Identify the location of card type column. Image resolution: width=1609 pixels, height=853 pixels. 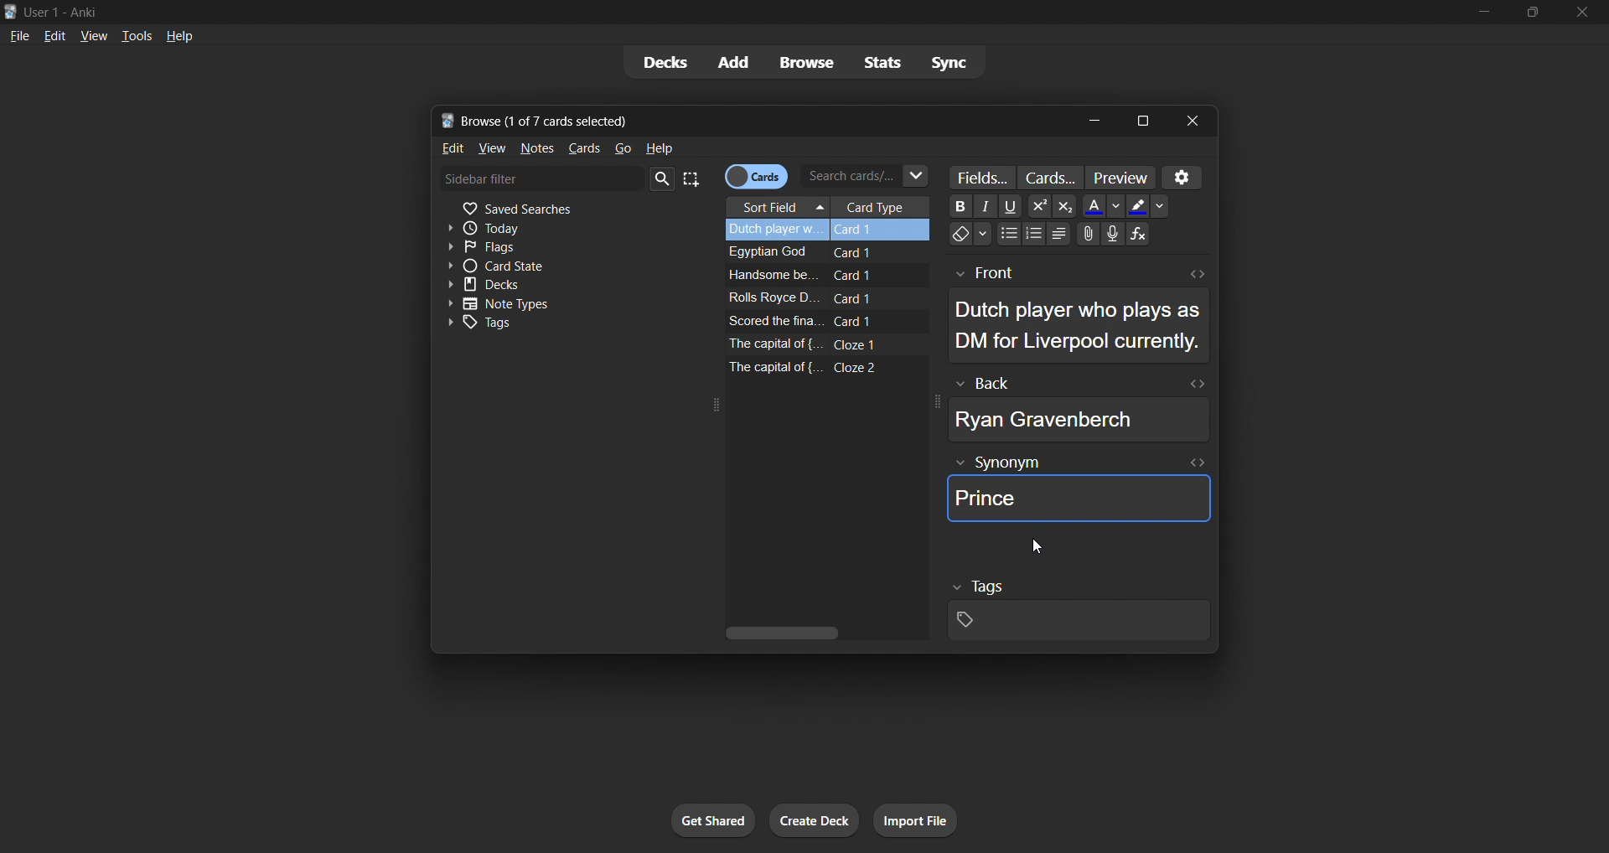
(884, 207).